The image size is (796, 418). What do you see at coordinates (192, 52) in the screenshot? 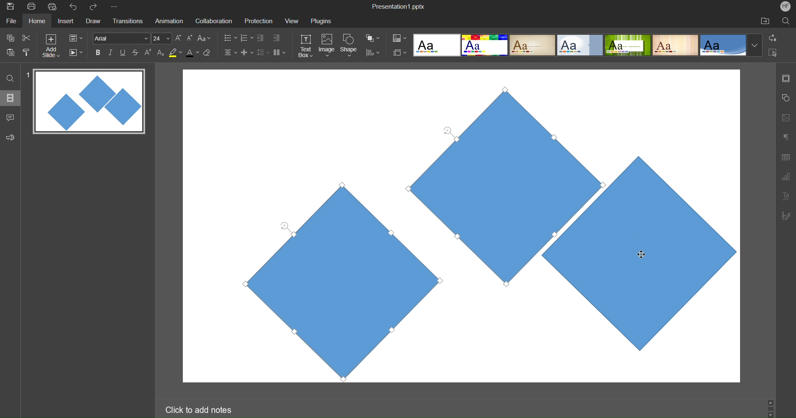
I see `Text Color` at bounding box center [192, 52].